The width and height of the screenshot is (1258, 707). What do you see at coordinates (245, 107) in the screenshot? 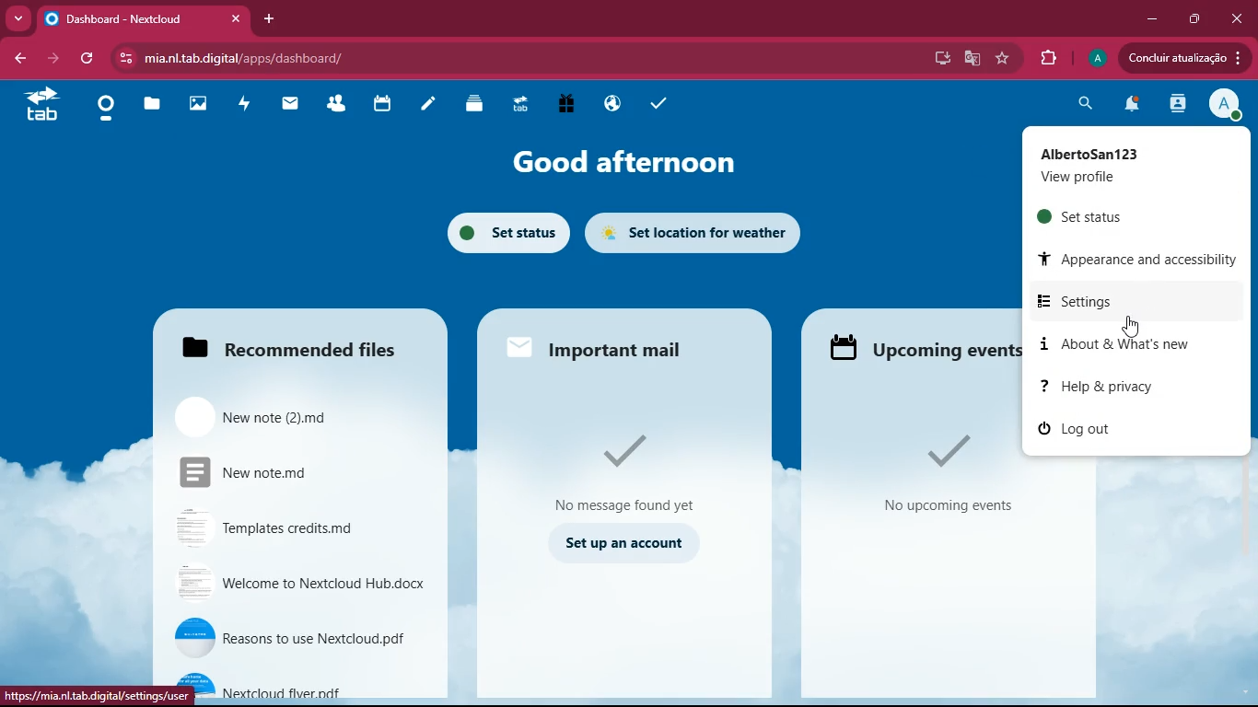
I see `activity` at bounding box center [245, 107].